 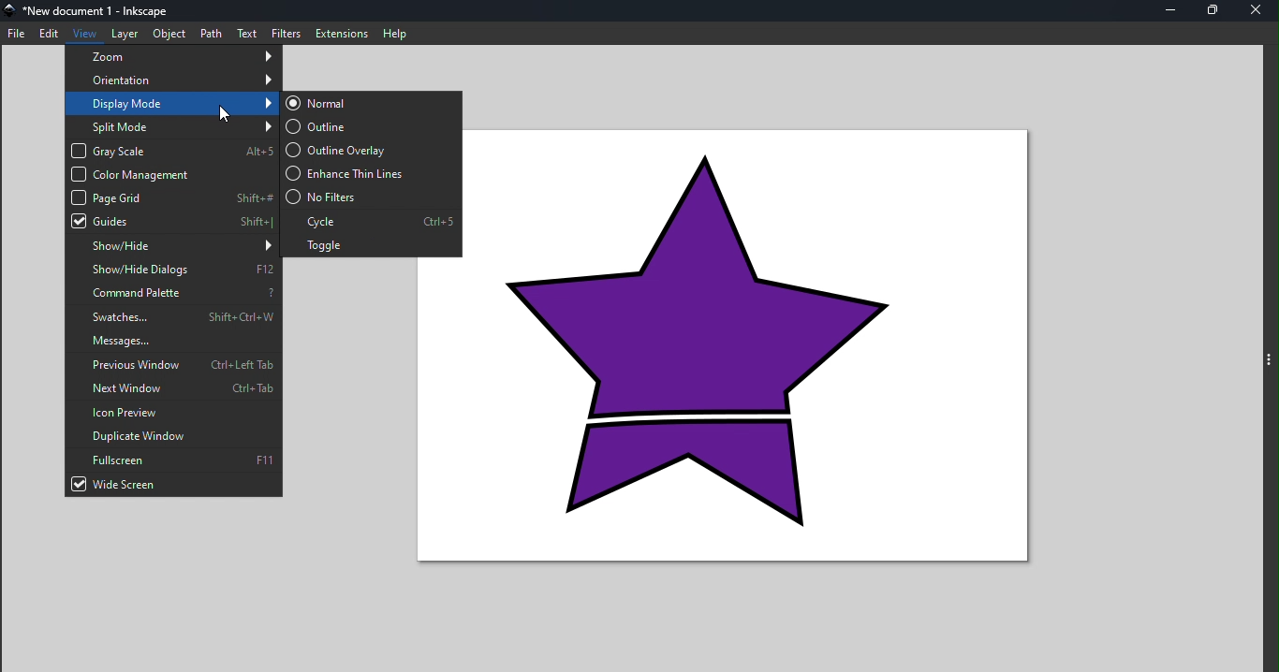 I want to click on Guides, so click(x=173, y=222).